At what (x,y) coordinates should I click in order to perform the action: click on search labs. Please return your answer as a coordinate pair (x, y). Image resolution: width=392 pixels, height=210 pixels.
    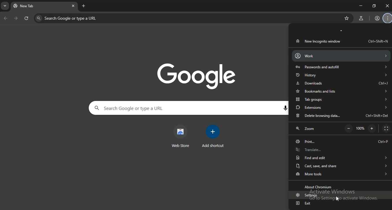
    Looking at the image, I should click on (360, 19).